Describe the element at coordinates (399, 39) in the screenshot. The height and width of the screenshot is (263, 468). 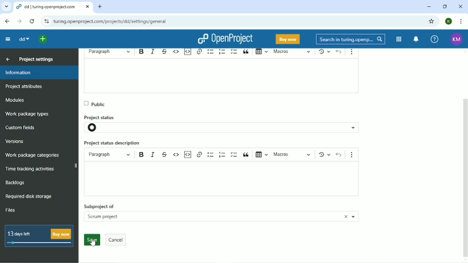
I see `Modules` at that location.